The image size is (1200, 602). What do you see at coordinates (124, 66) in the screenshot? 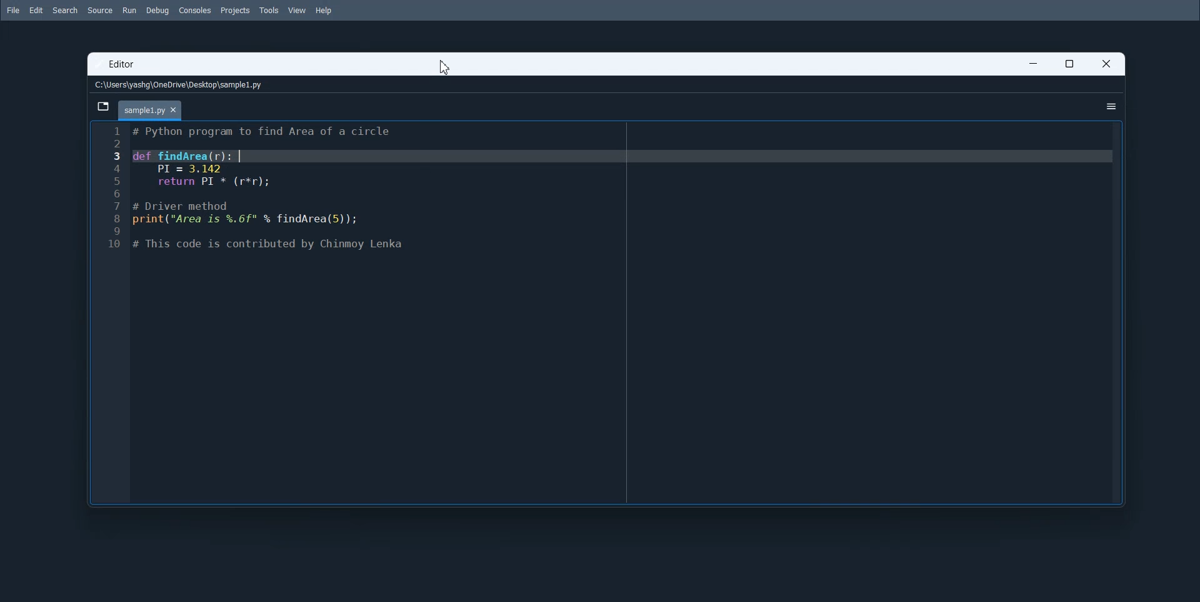
I see `Editor` at bounding box center [124, 66].